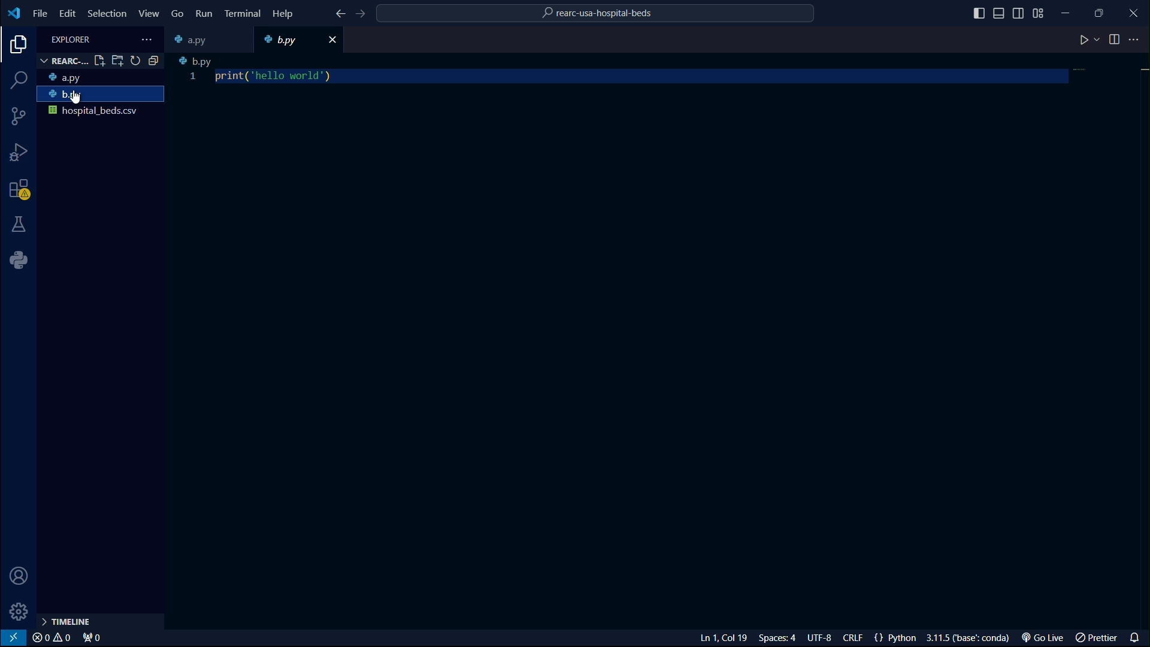 This screenshot has width=1150, height=647. What do you see at coordinates (66, 13) in the screenshot?
I see `edit menu` at bounding box center [66, 13].